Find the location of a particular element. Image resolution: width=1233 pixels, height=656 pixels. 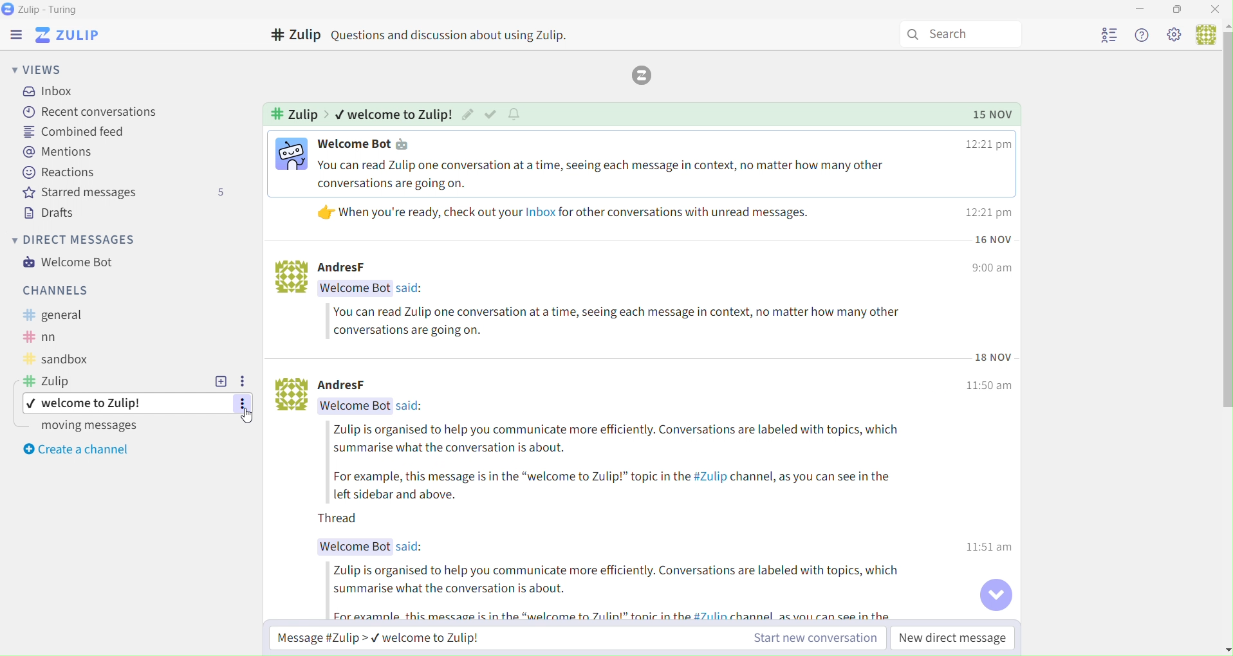

Direct Messages is located at coordinates (71, 239).